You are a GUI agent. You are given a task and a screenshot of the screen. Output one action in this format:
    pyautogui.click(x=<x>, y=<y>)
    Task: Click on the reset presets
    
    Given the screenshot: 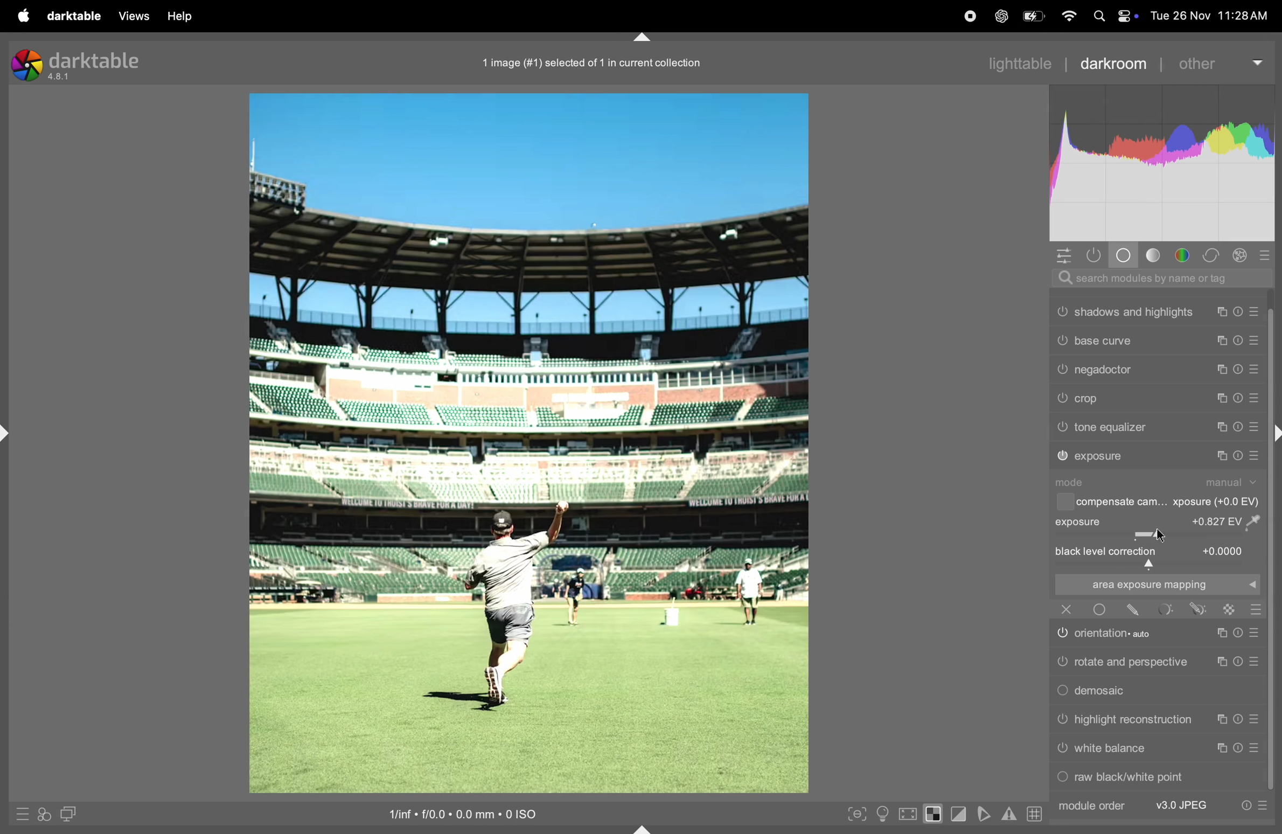 What is the action you would take?
    pyautogui.click(x=1237, y=456)
    